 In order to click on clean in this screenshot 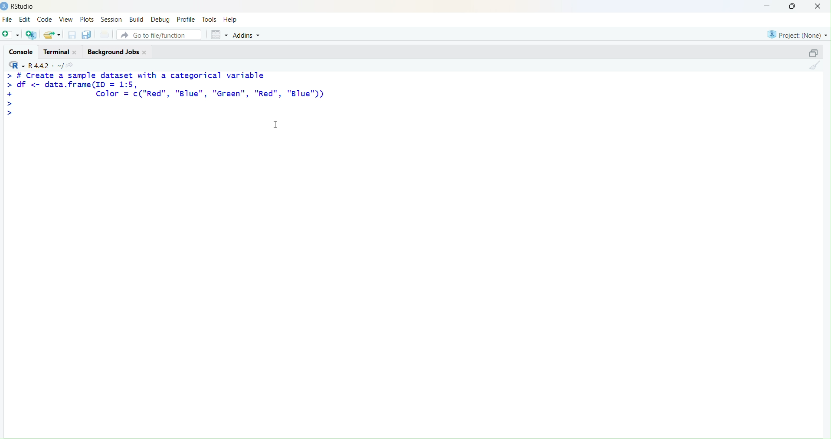, I will do `click(815, 65)`.